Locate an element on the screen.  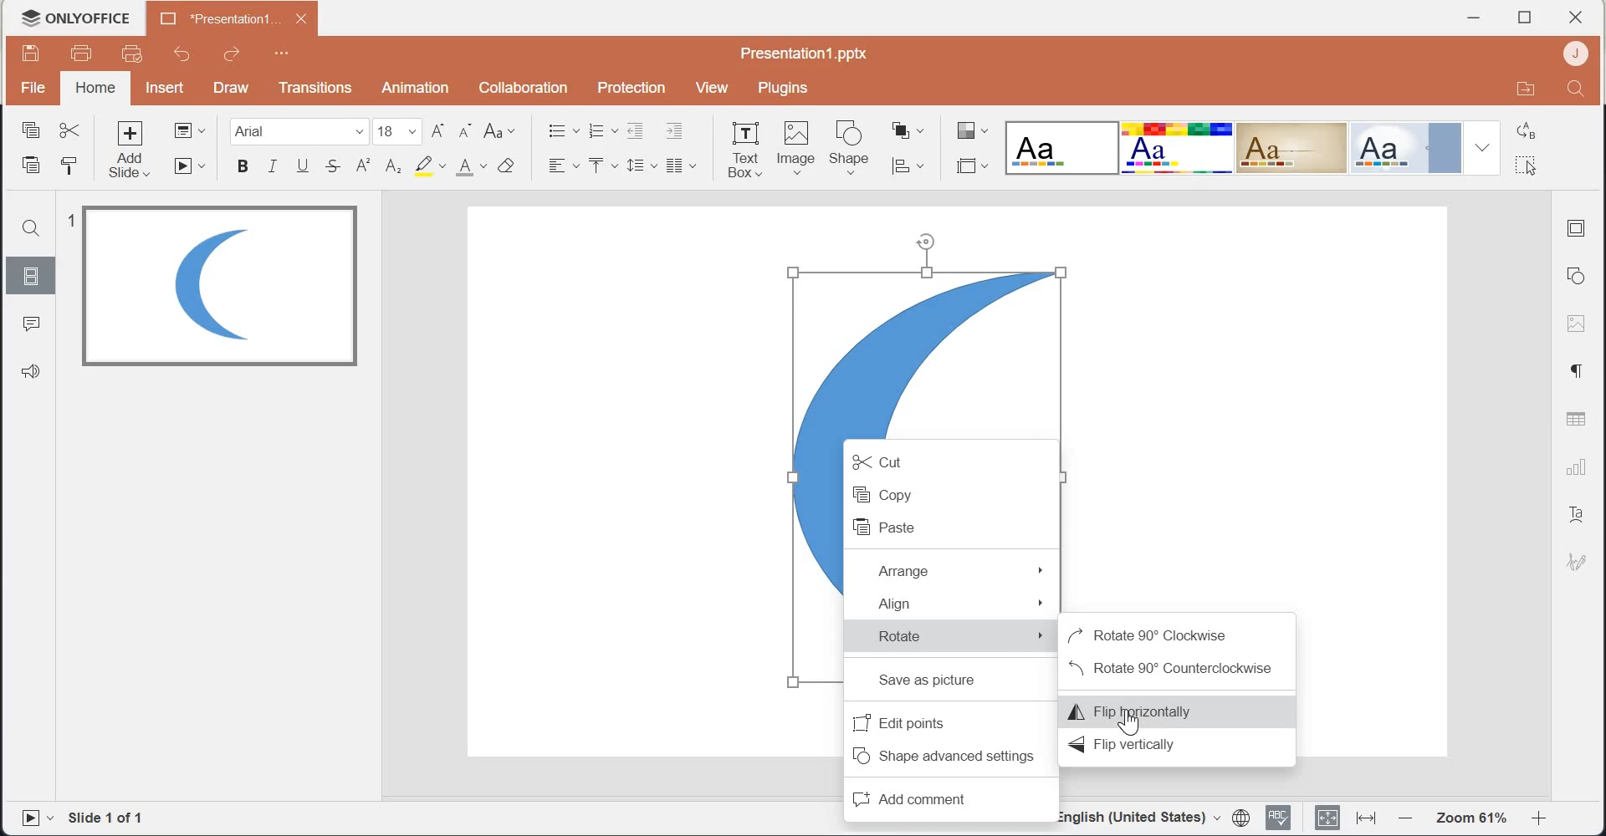
Basic is located at coordinates (1178, 147).